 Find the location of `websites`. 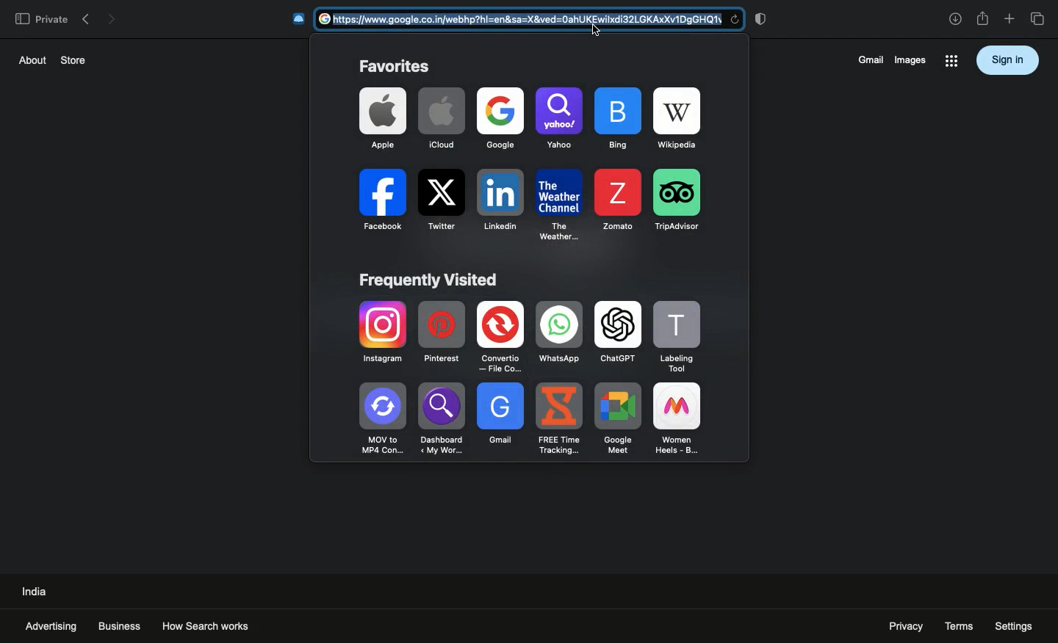

websites is located at coordinates (535, 379).